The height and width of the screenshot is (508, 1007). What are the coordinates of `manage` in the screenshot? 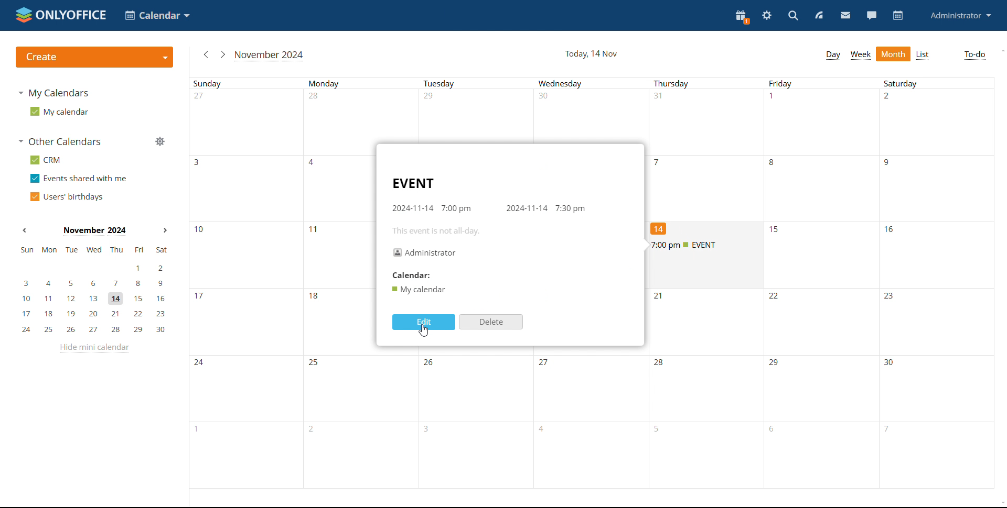 It's located at (160, 141).